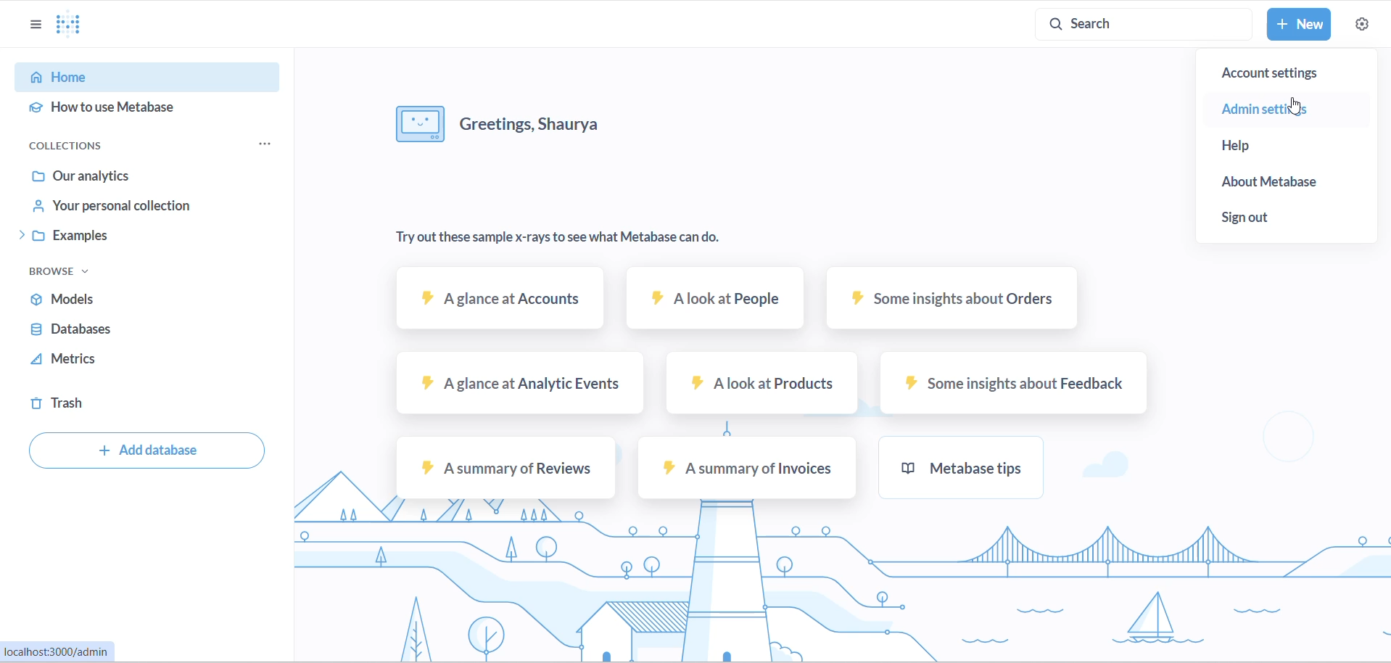 Image resolution: width=1391 pixels, height=663 pixels. I want to click on metabase tips sample, so click(959, 465).